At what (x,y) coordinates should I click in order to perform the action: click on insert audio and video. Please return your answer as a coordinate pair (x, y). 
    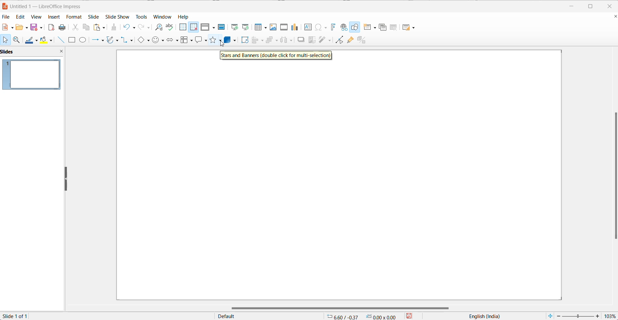
    Looking at the image, I should click on (283, 27).